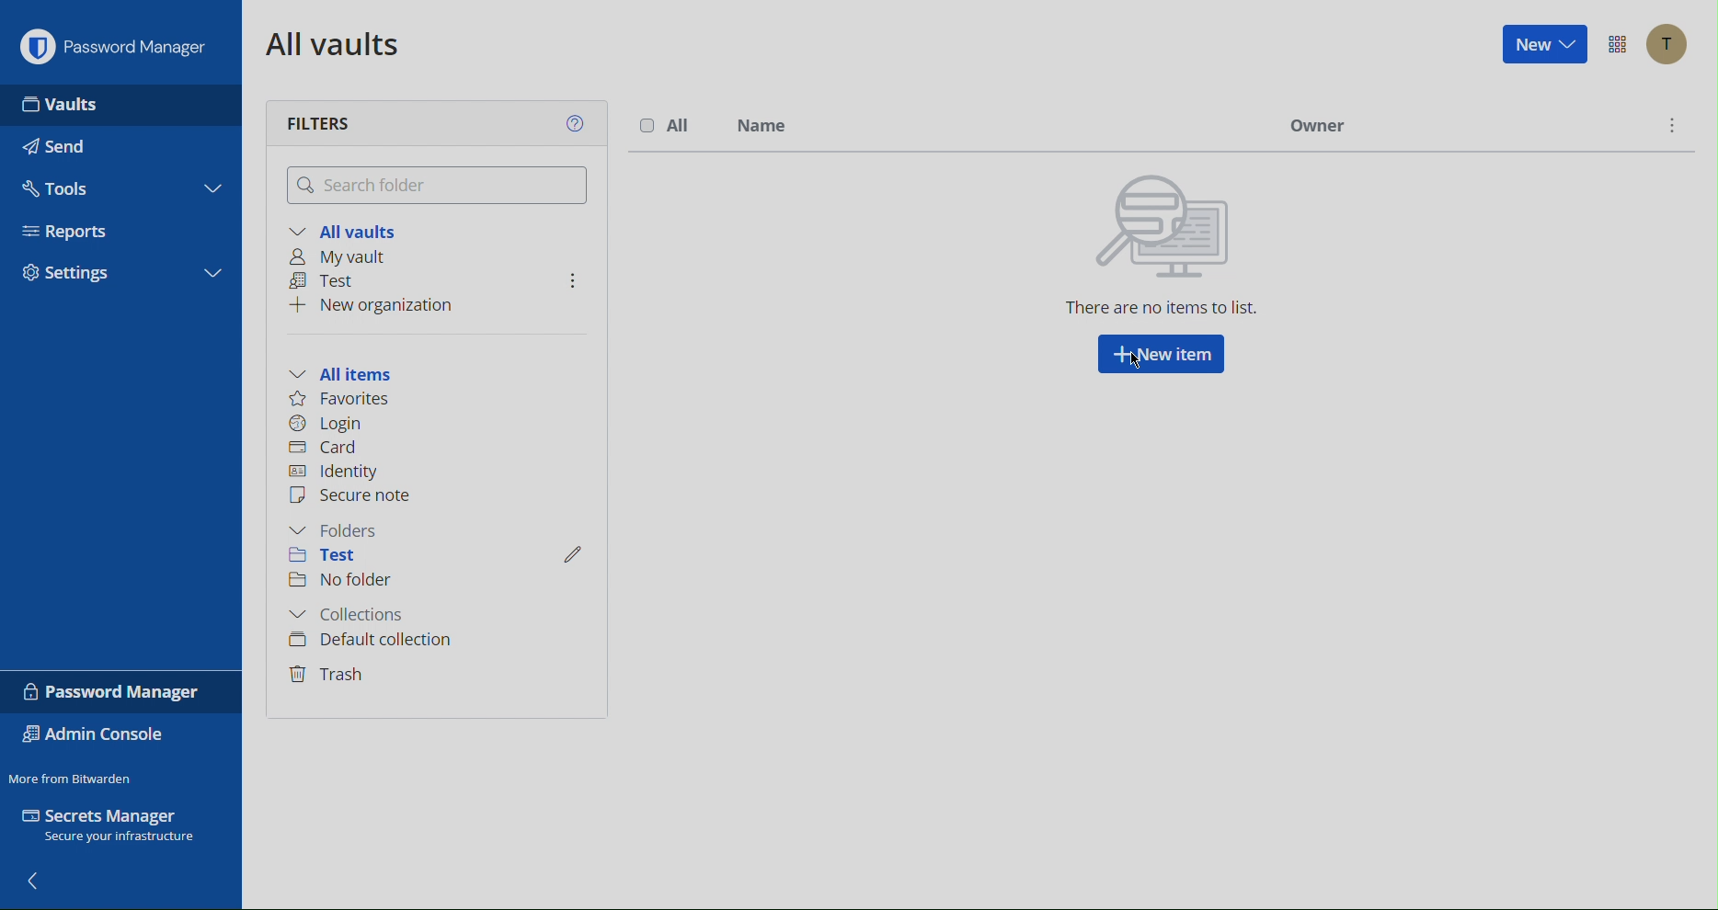 Image resolution: width=1718 pixels, height=910 pixels. Describe the element at coordinates (437, 184) in the screenshot. I see `Search folder` at that location.